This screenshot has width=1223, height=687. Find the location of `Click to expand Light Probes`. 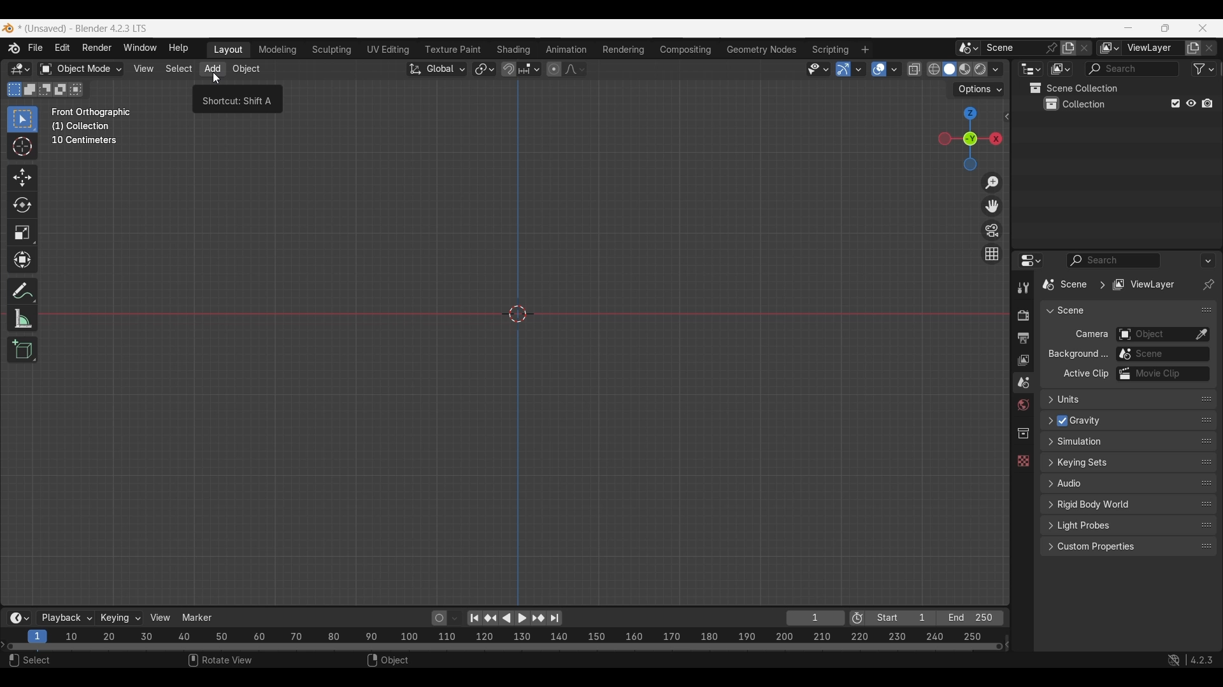

Click to expand Light Probes is located at coordinates (1120, 526).